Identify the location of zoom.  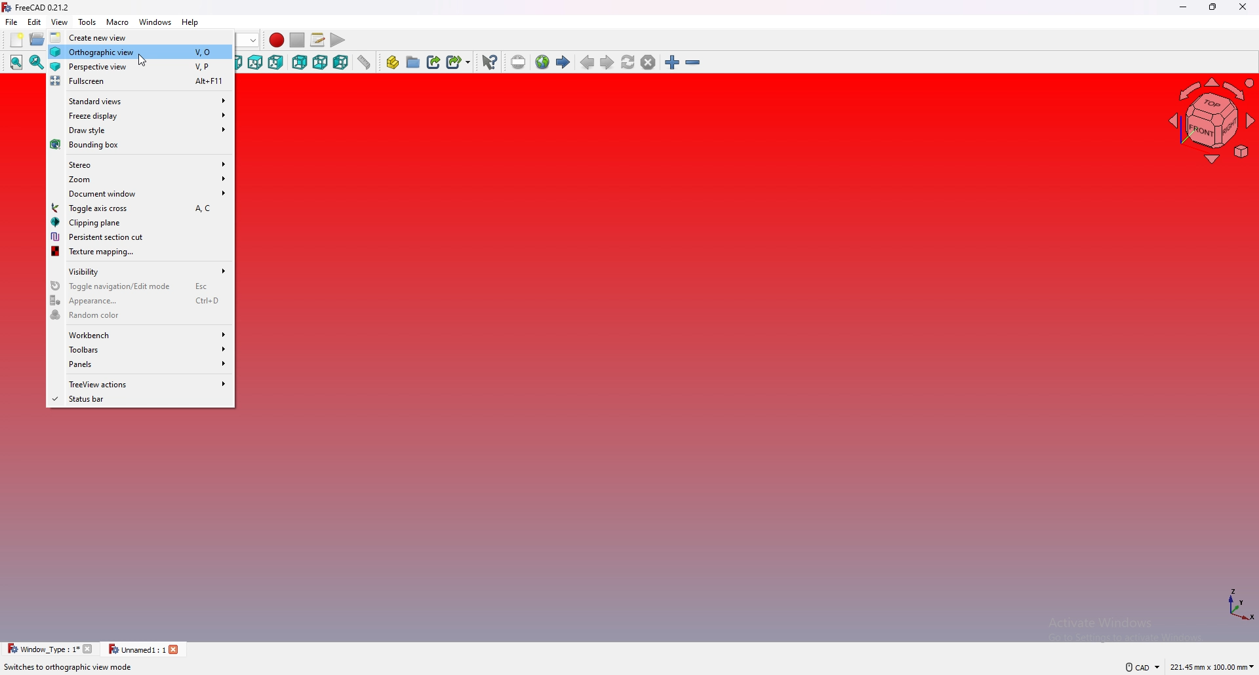
(141, 180).